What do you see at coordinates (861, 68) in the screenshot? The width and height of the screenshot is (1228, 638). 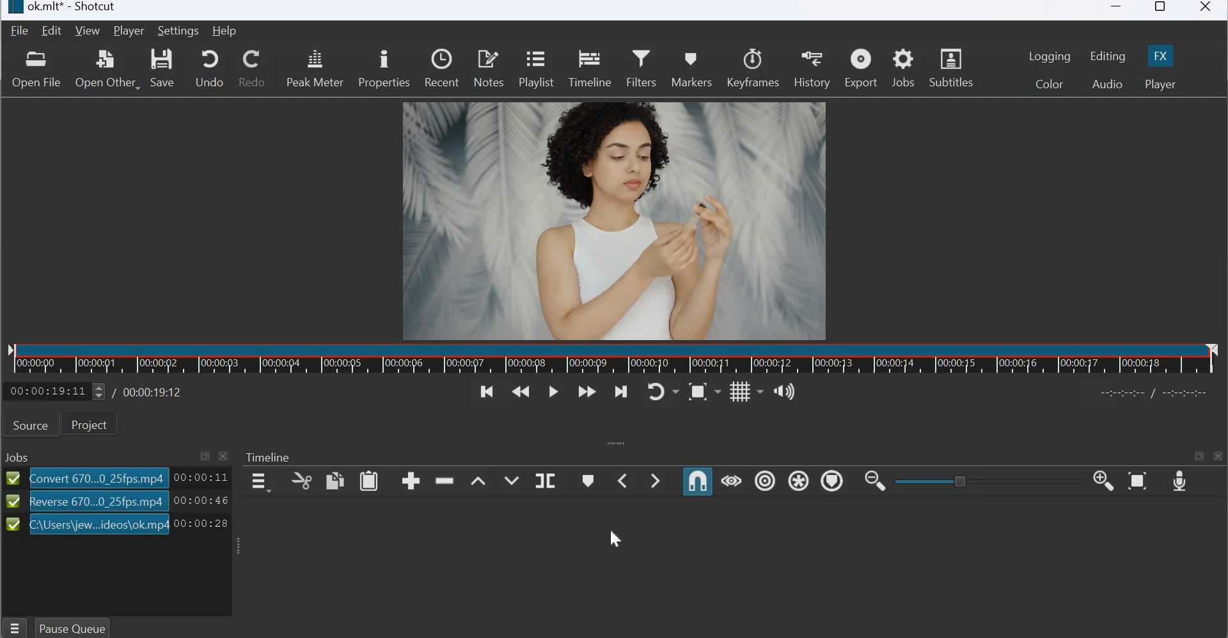 I see `Export` at bounding box center [861, 68].